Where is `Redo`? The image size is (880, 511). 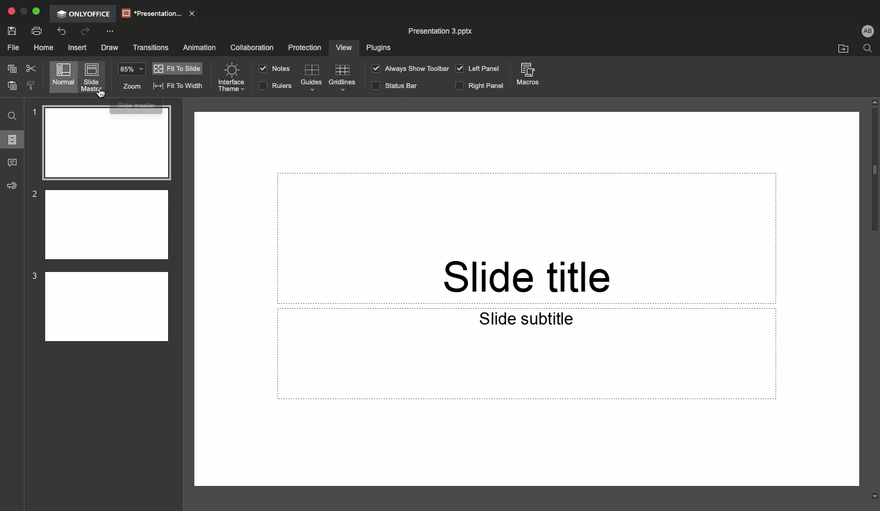 Redo is located at coordinates (84, 32).